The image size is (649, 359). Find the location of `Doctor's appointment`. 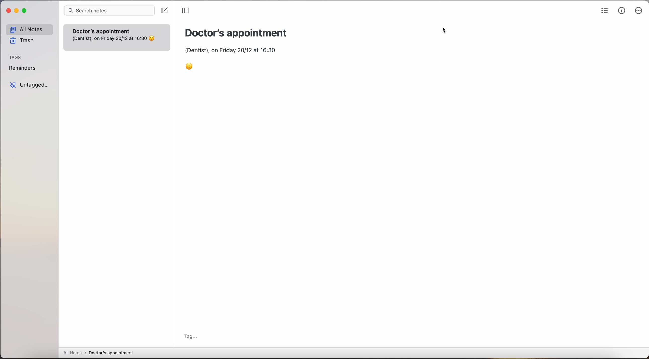

Doctor's appointment is located at coordinates (236, 33).